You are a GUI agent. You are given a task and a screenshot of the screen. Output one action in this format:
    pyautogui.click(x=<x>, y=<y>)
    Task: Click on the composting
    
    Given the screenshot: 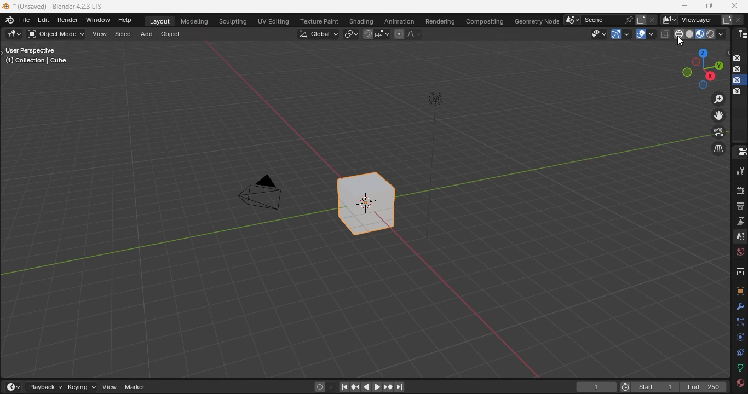 What is the action you would take?
    pyautogui.click(x=485, y=22)
    